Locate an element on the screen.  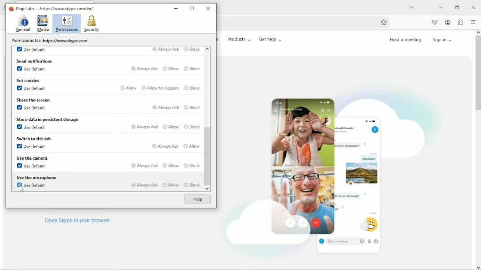
Use default is located at coordinates (33, 49).